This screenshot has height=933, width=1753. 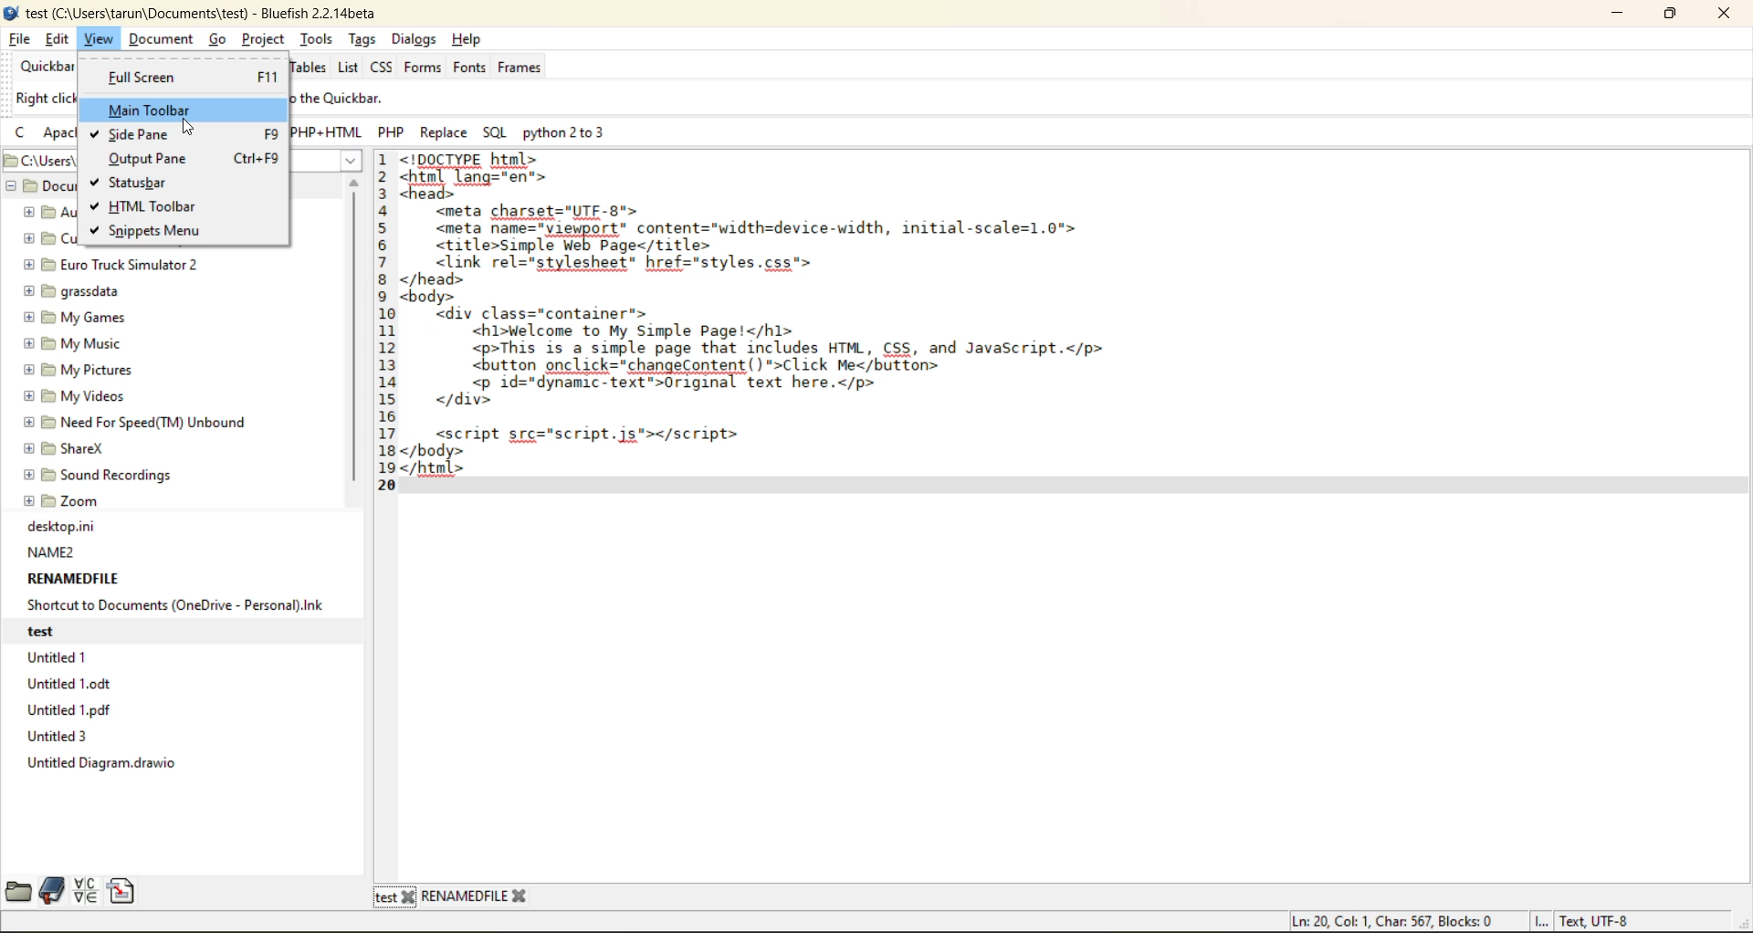 What do you see at coordinates (18, 890) in the screenshot?
I see `file browser` at bounding box center [18, 890].